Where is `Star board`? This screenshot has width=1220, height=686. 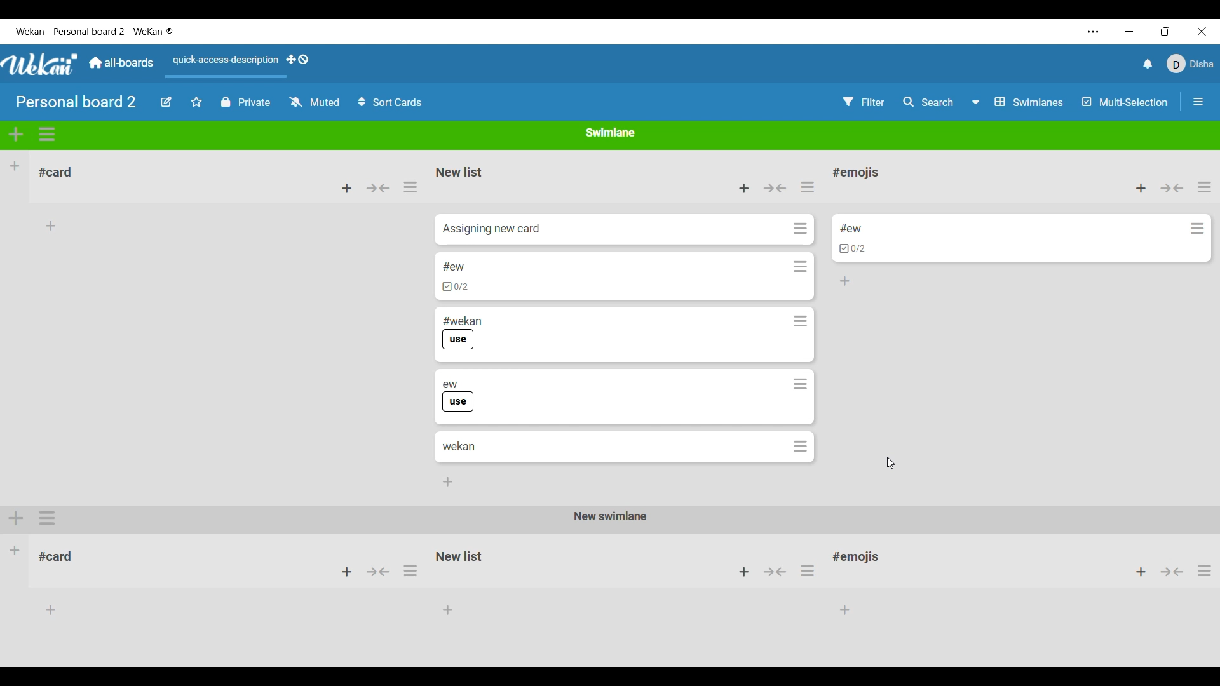 Star board is located at coordinates (197, 101).